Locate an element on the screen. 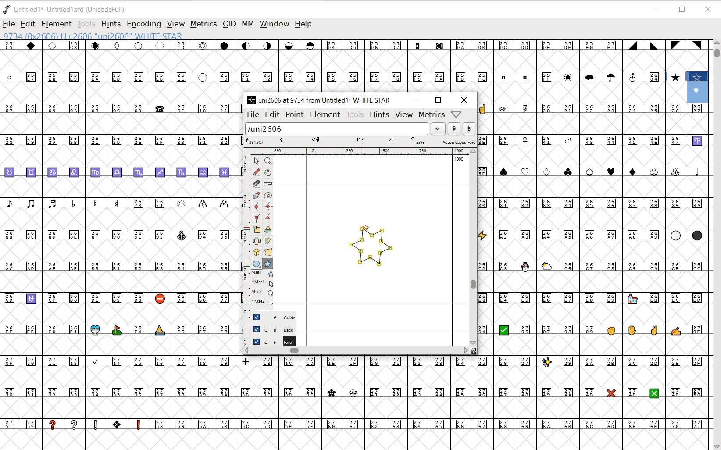 The width and height of the screenshot is (721, 450). RULER is located at coordinates (358, 151).